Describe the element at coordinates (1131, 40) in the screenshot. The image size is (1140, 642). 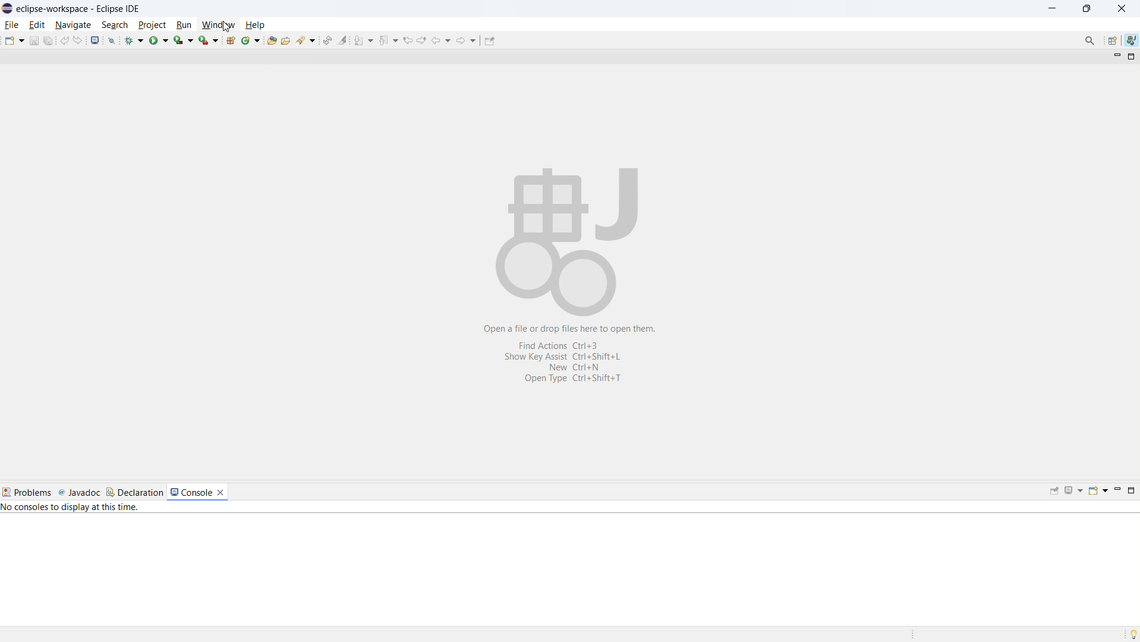
I see `java` at that location.